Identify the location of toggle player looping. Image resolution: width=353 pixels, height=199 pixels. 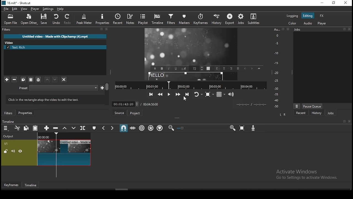
(199, 94).